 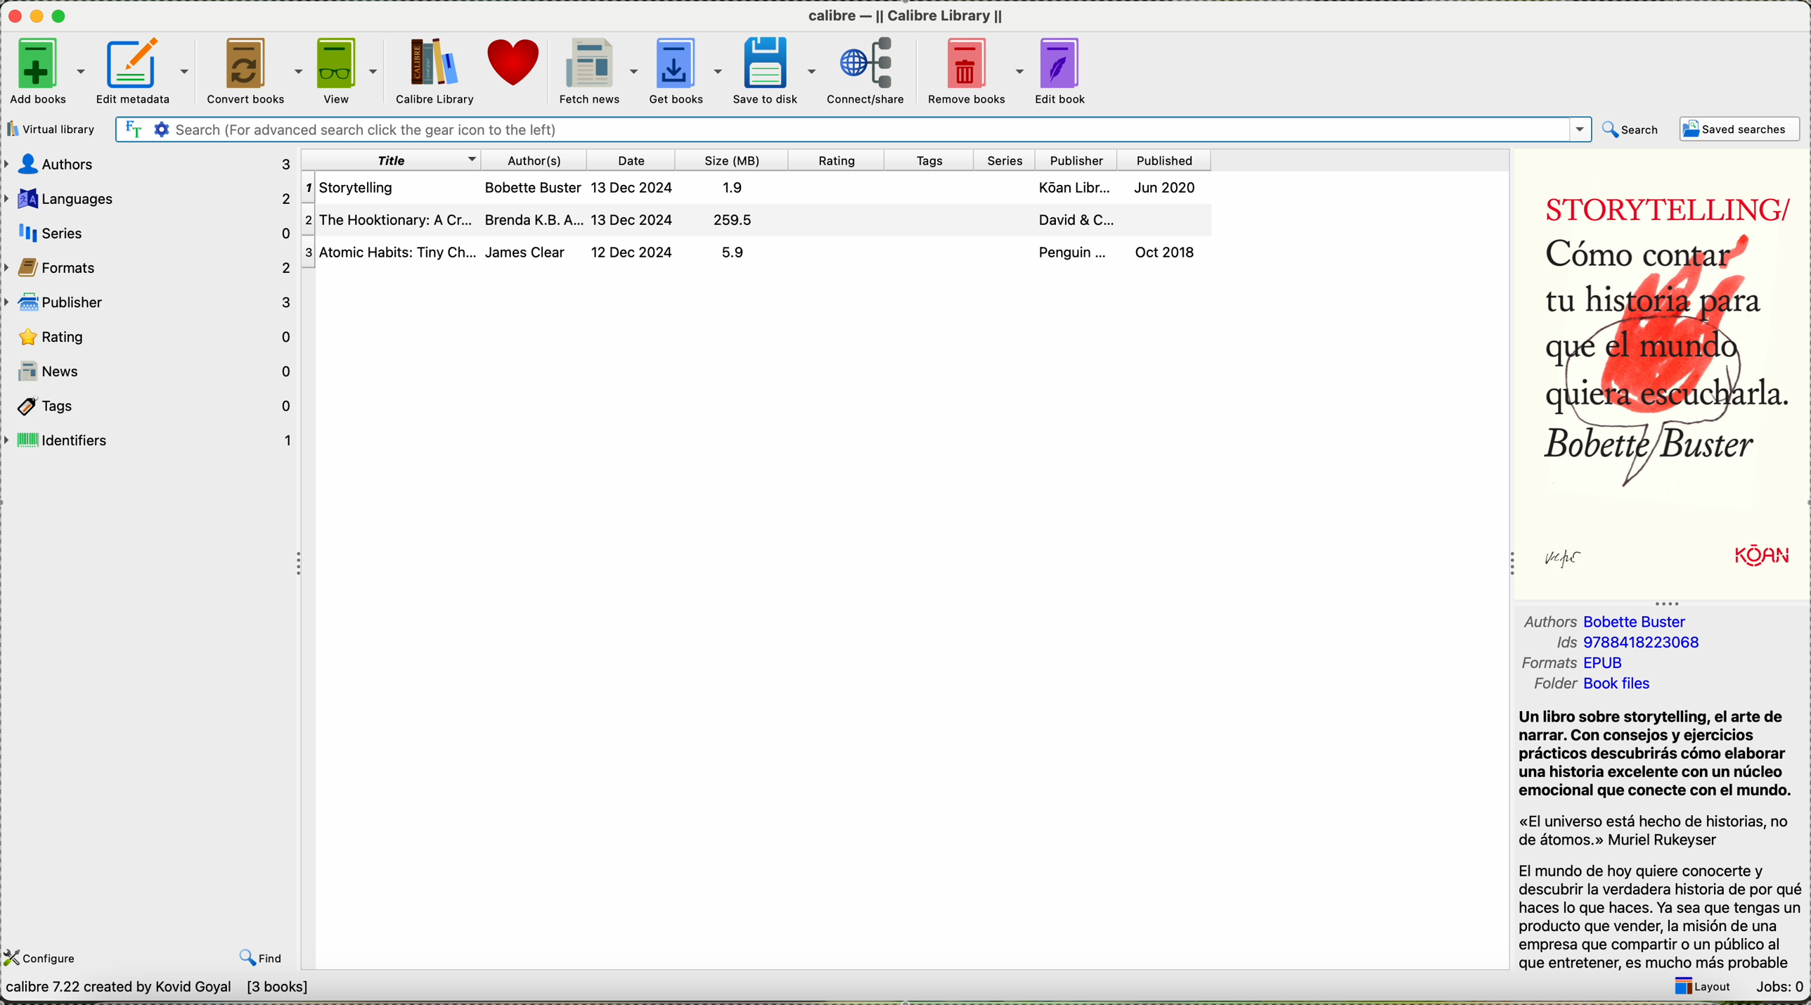 What do you see at coordinates (1173, 160) in the screenshot?
I see `published` at bounding box center [1173, 160].